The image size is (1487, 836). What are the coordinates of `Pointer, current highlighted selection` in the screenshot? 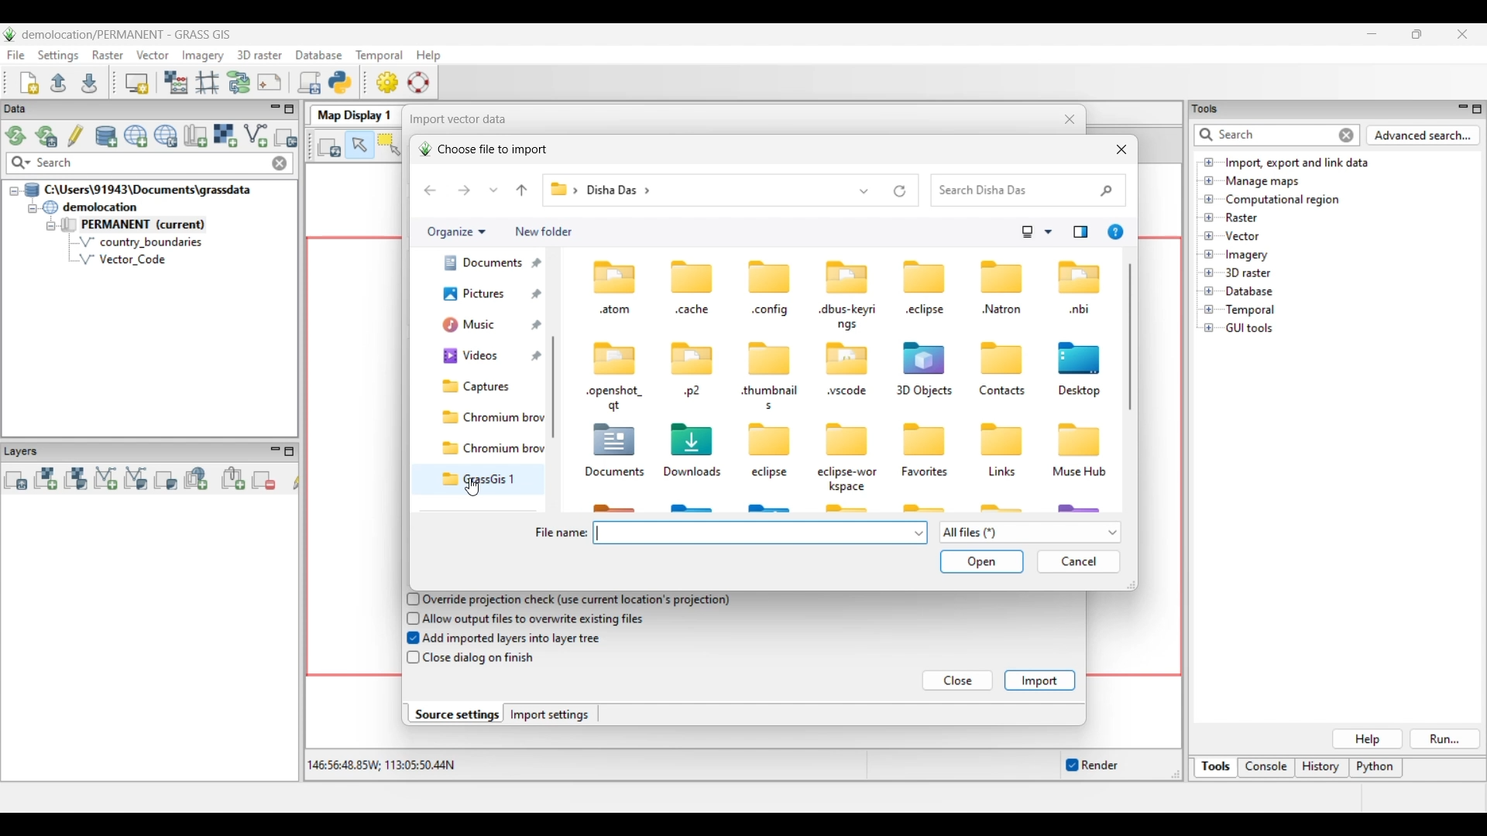 It's located at (359, 146).